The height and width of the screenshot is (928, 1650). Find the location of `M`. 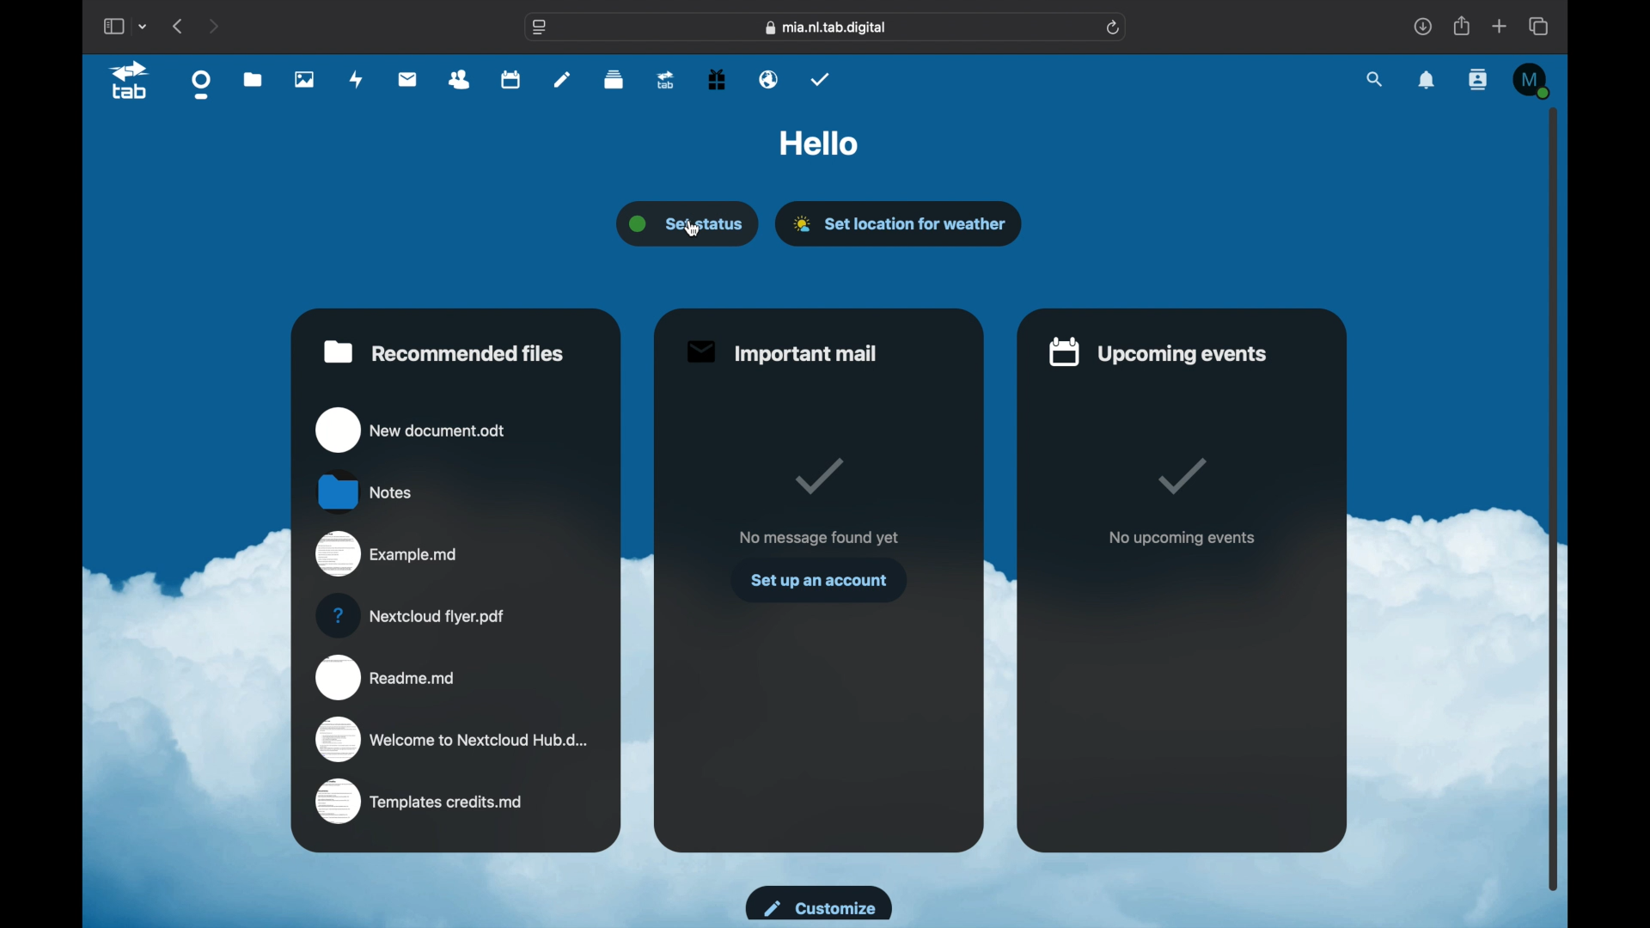

M is located at coordinates (1533, 80).